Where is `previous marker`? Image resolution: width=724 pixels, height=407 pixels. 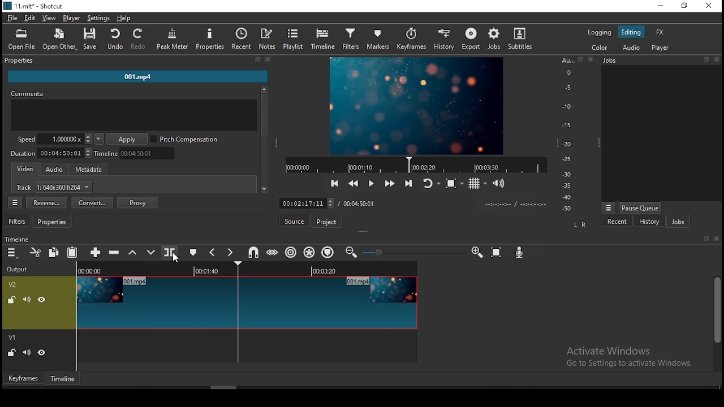 previous marker is located at coordinates (212, 252).